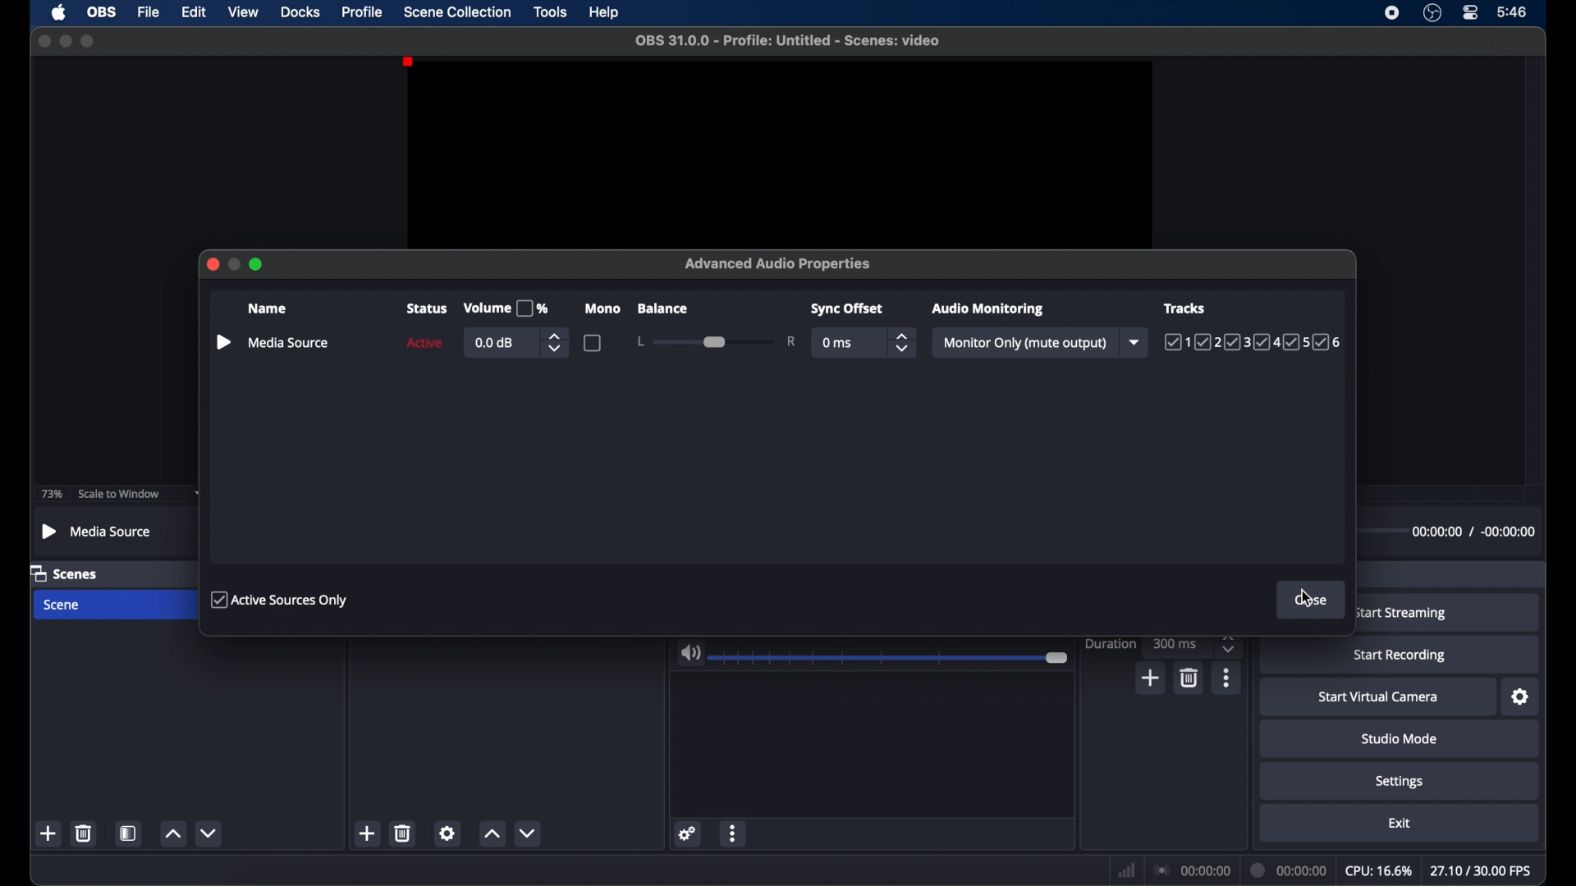 The image size is (1576, 886). Describe the element at coordinates (67, 574) in the screenshot. I see `scenes` at that location.